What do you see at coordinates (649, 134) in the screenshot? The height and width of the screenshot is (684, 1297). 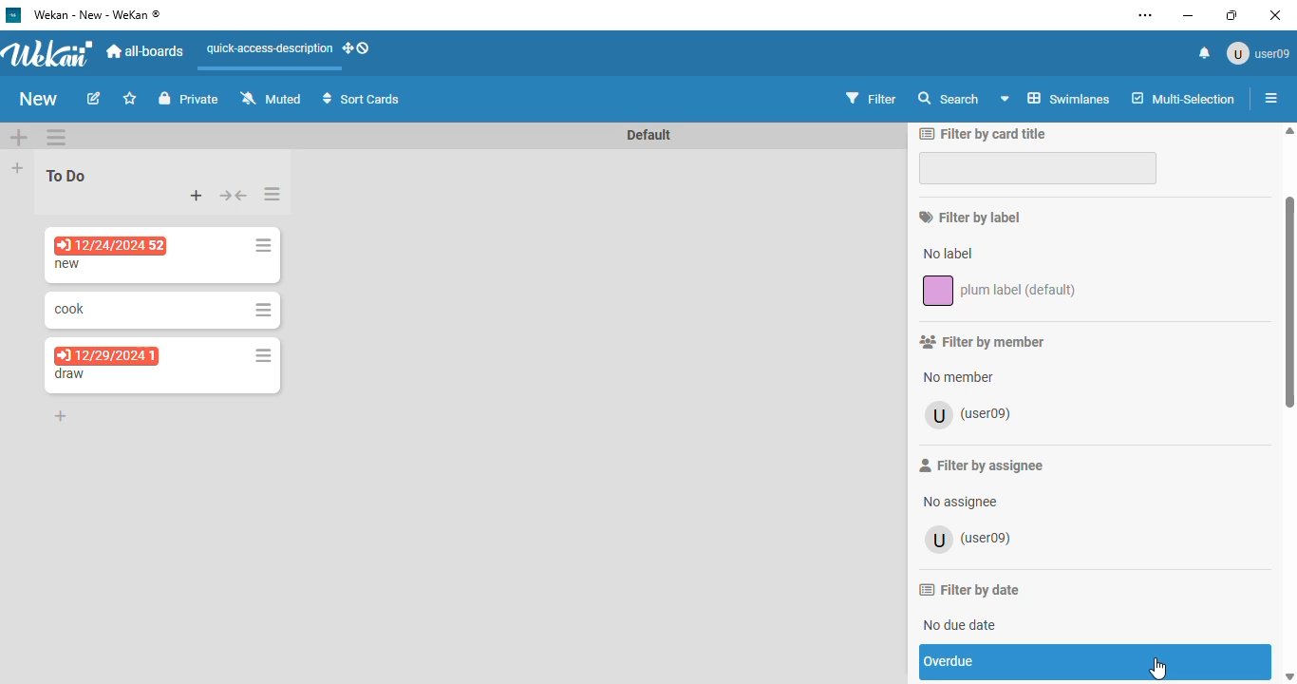 I see `Default` at bounding box center [649, 134].